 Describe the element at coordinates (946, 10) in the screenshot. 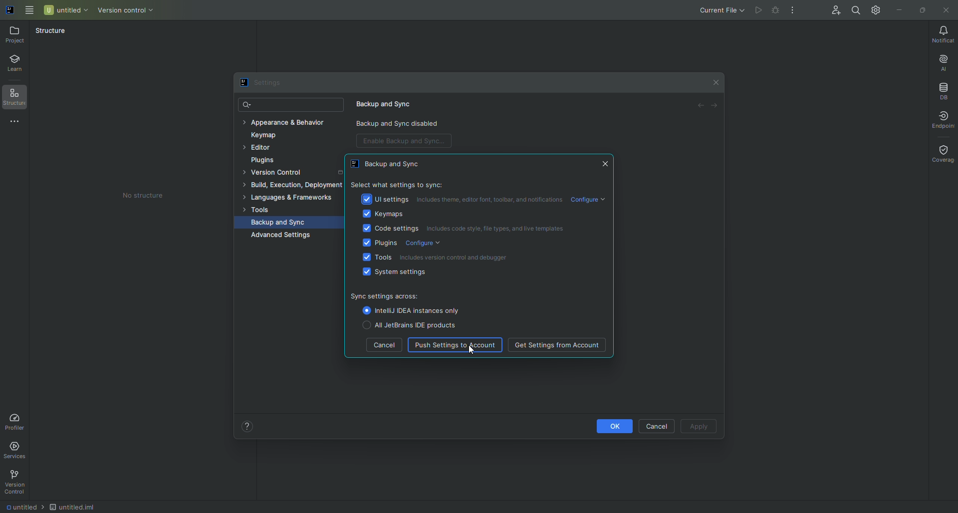

I see `Close` at that location.